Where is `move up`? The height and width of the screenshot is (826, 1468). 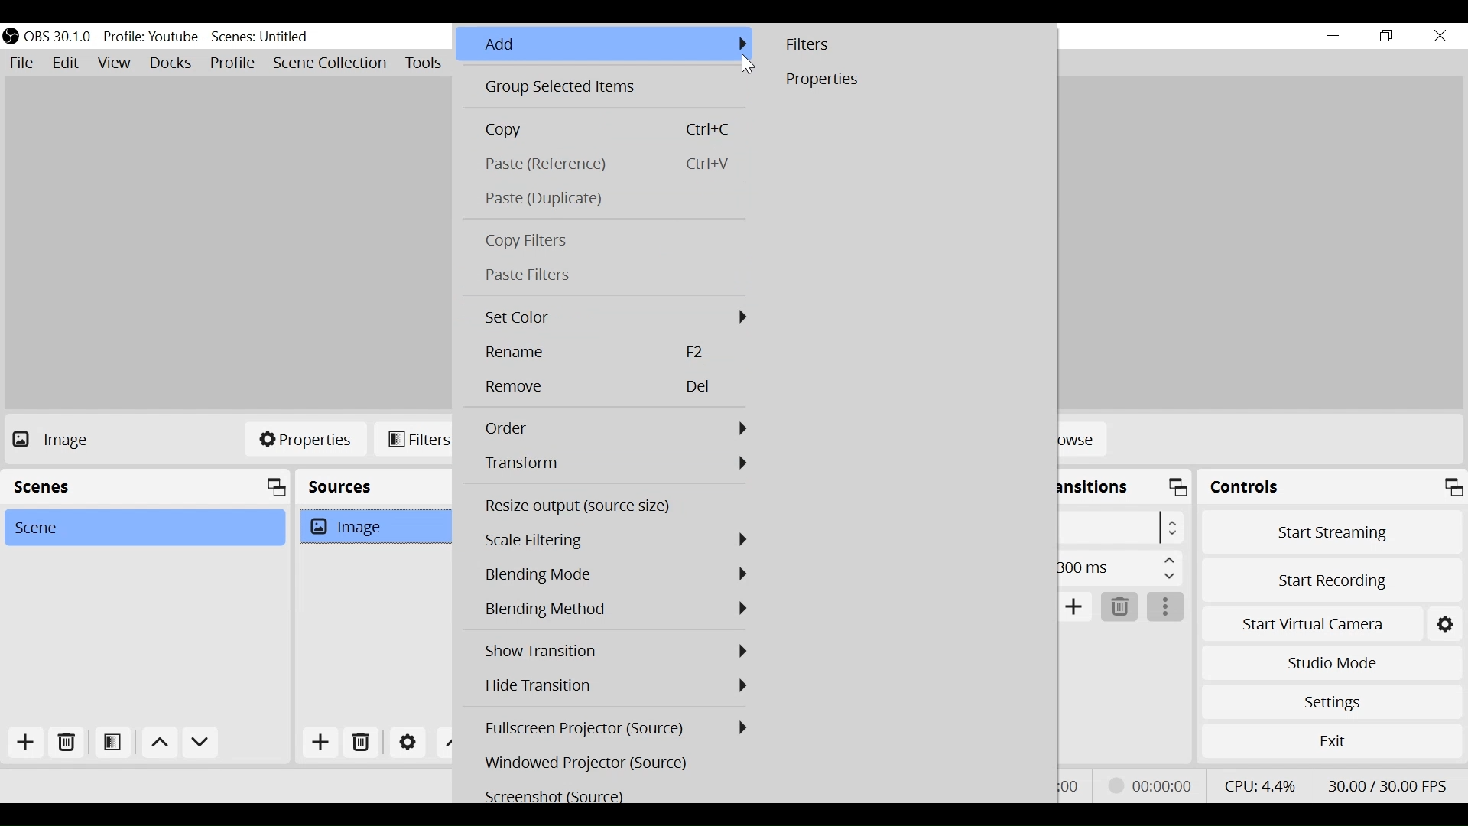 move up is located at coordinates (161, 743).